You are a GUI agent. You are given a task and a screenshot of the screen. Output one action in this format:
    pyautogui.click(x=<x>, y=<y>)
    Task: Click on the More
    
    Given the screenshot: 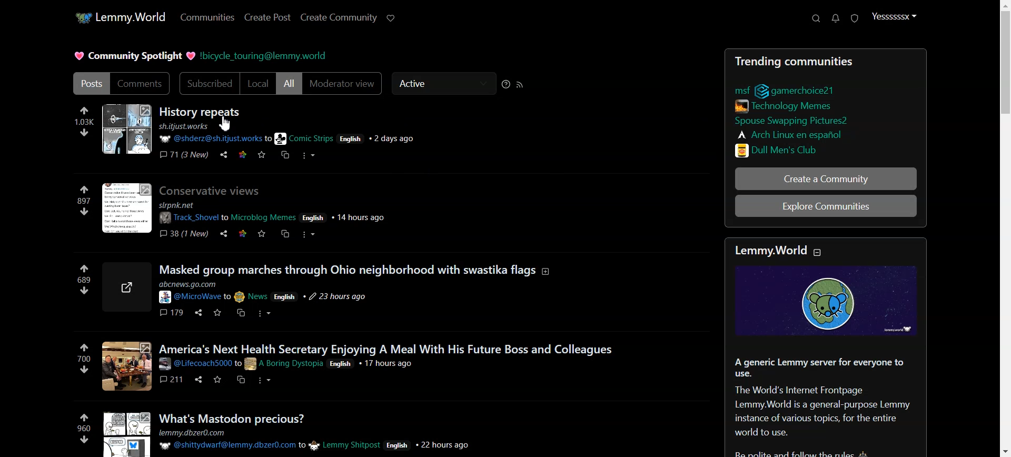 What is the action you would take?
    pyautogui.click(x=308, y=155)
    